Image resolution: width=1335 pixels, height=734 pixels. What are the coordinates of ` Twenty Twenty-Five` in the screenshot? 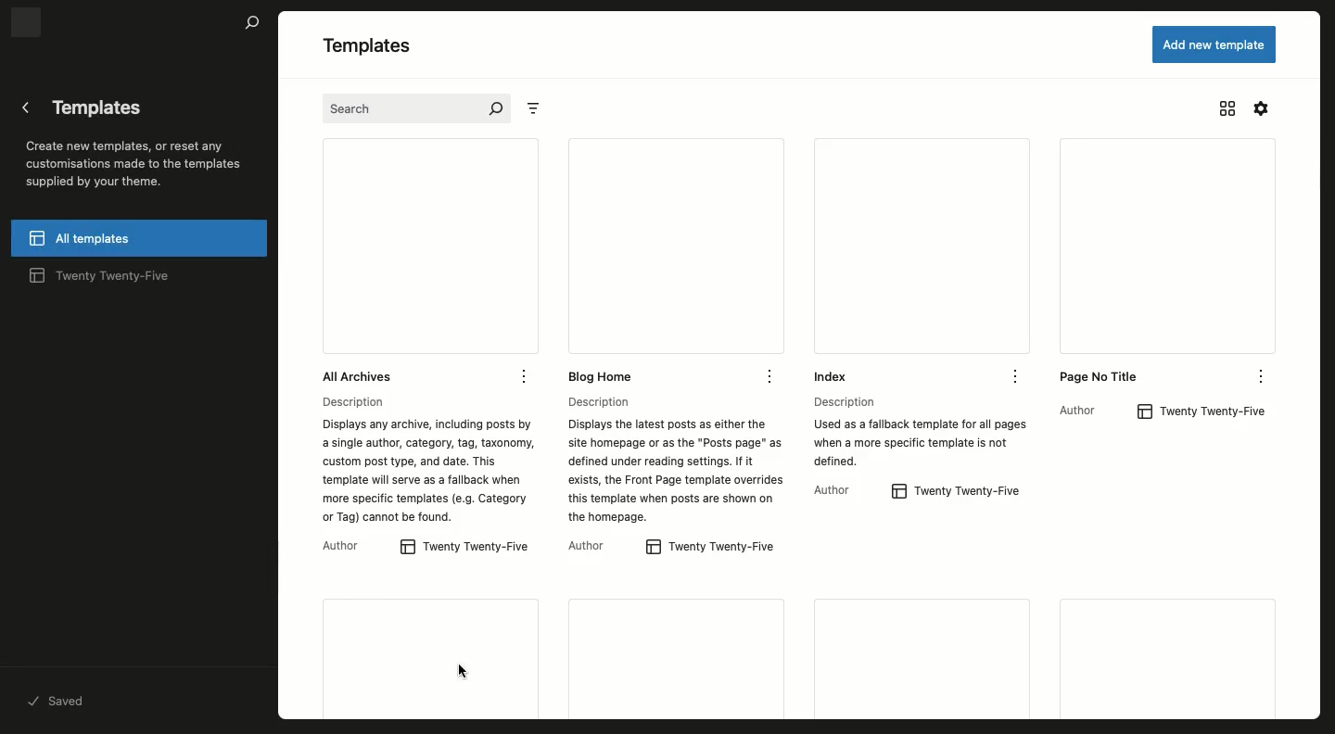 It's located at (728, 548).